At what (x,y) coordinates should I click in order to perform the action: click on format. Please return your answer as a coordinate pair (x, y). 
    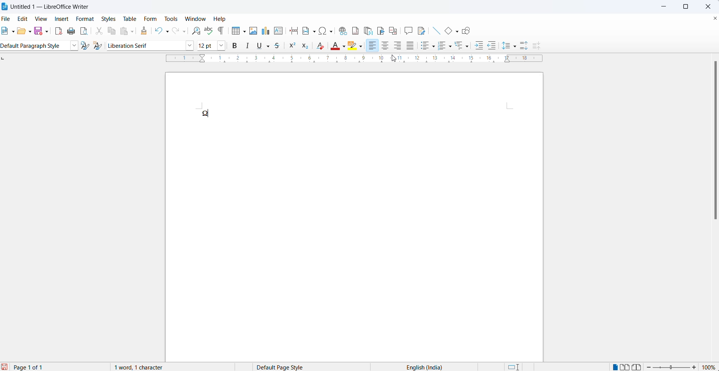
    Looking at the image, I should click on (85, 19).